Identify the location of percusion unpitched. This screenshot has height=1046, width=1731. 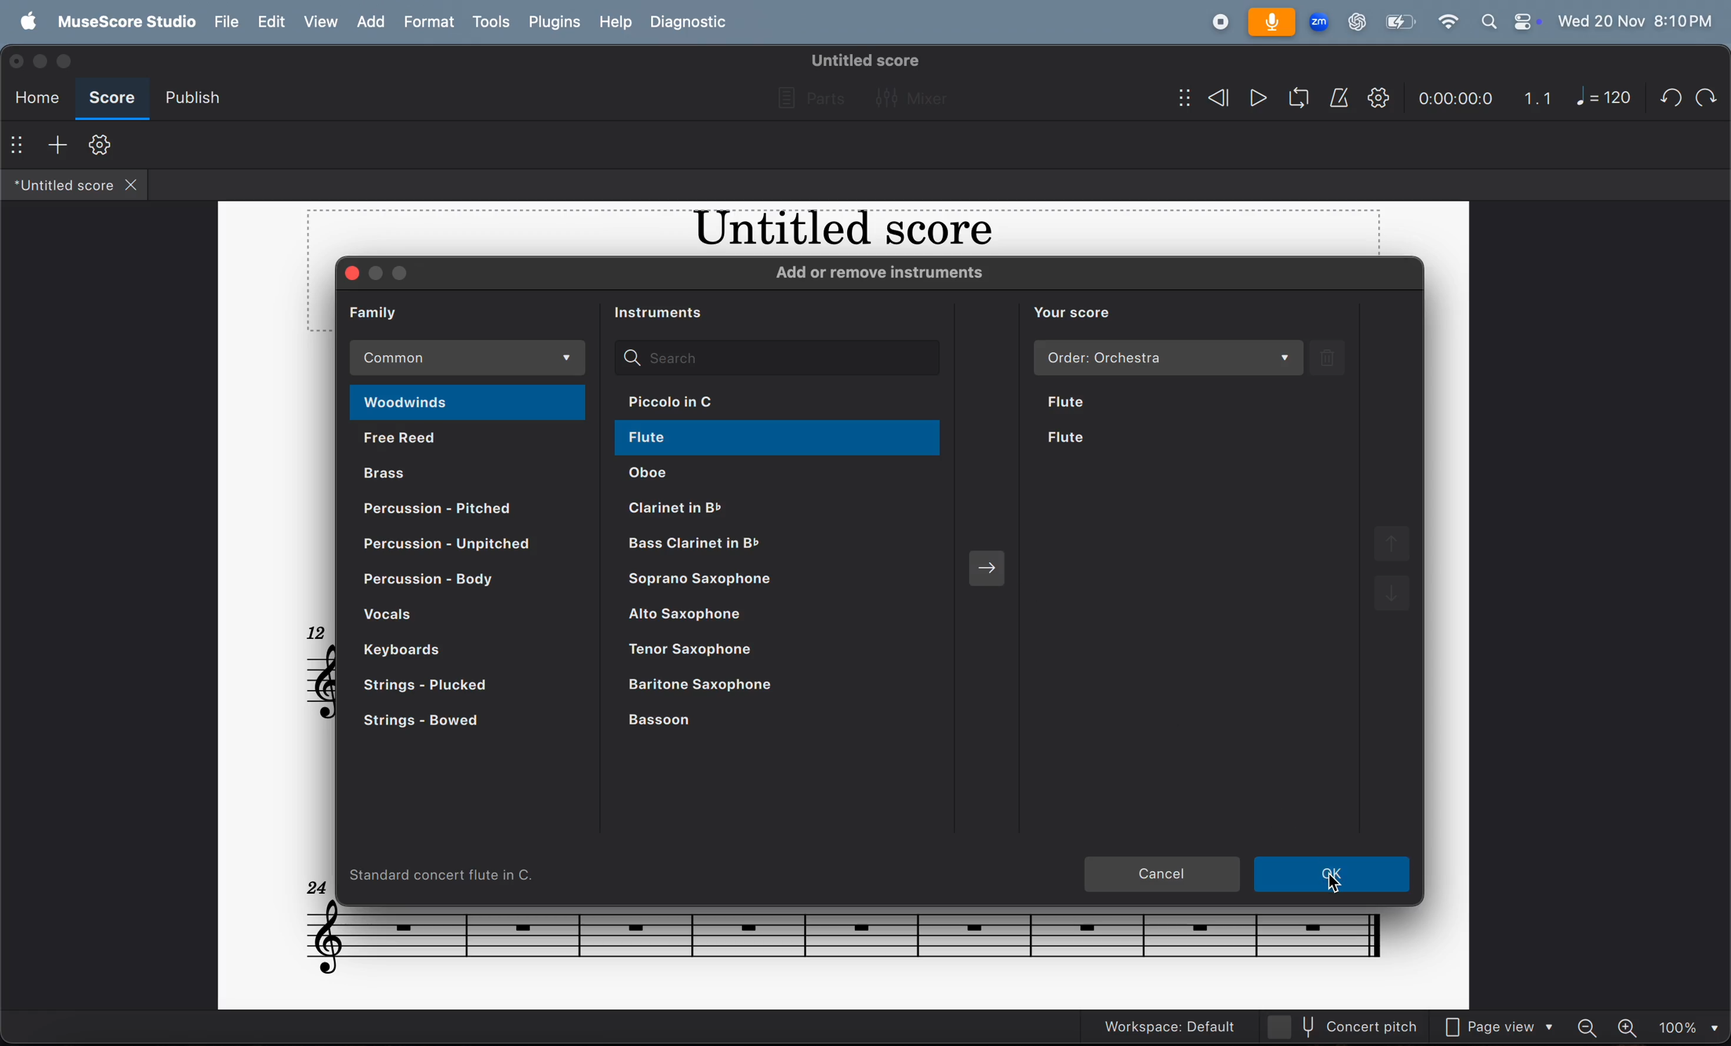
(464, 548).